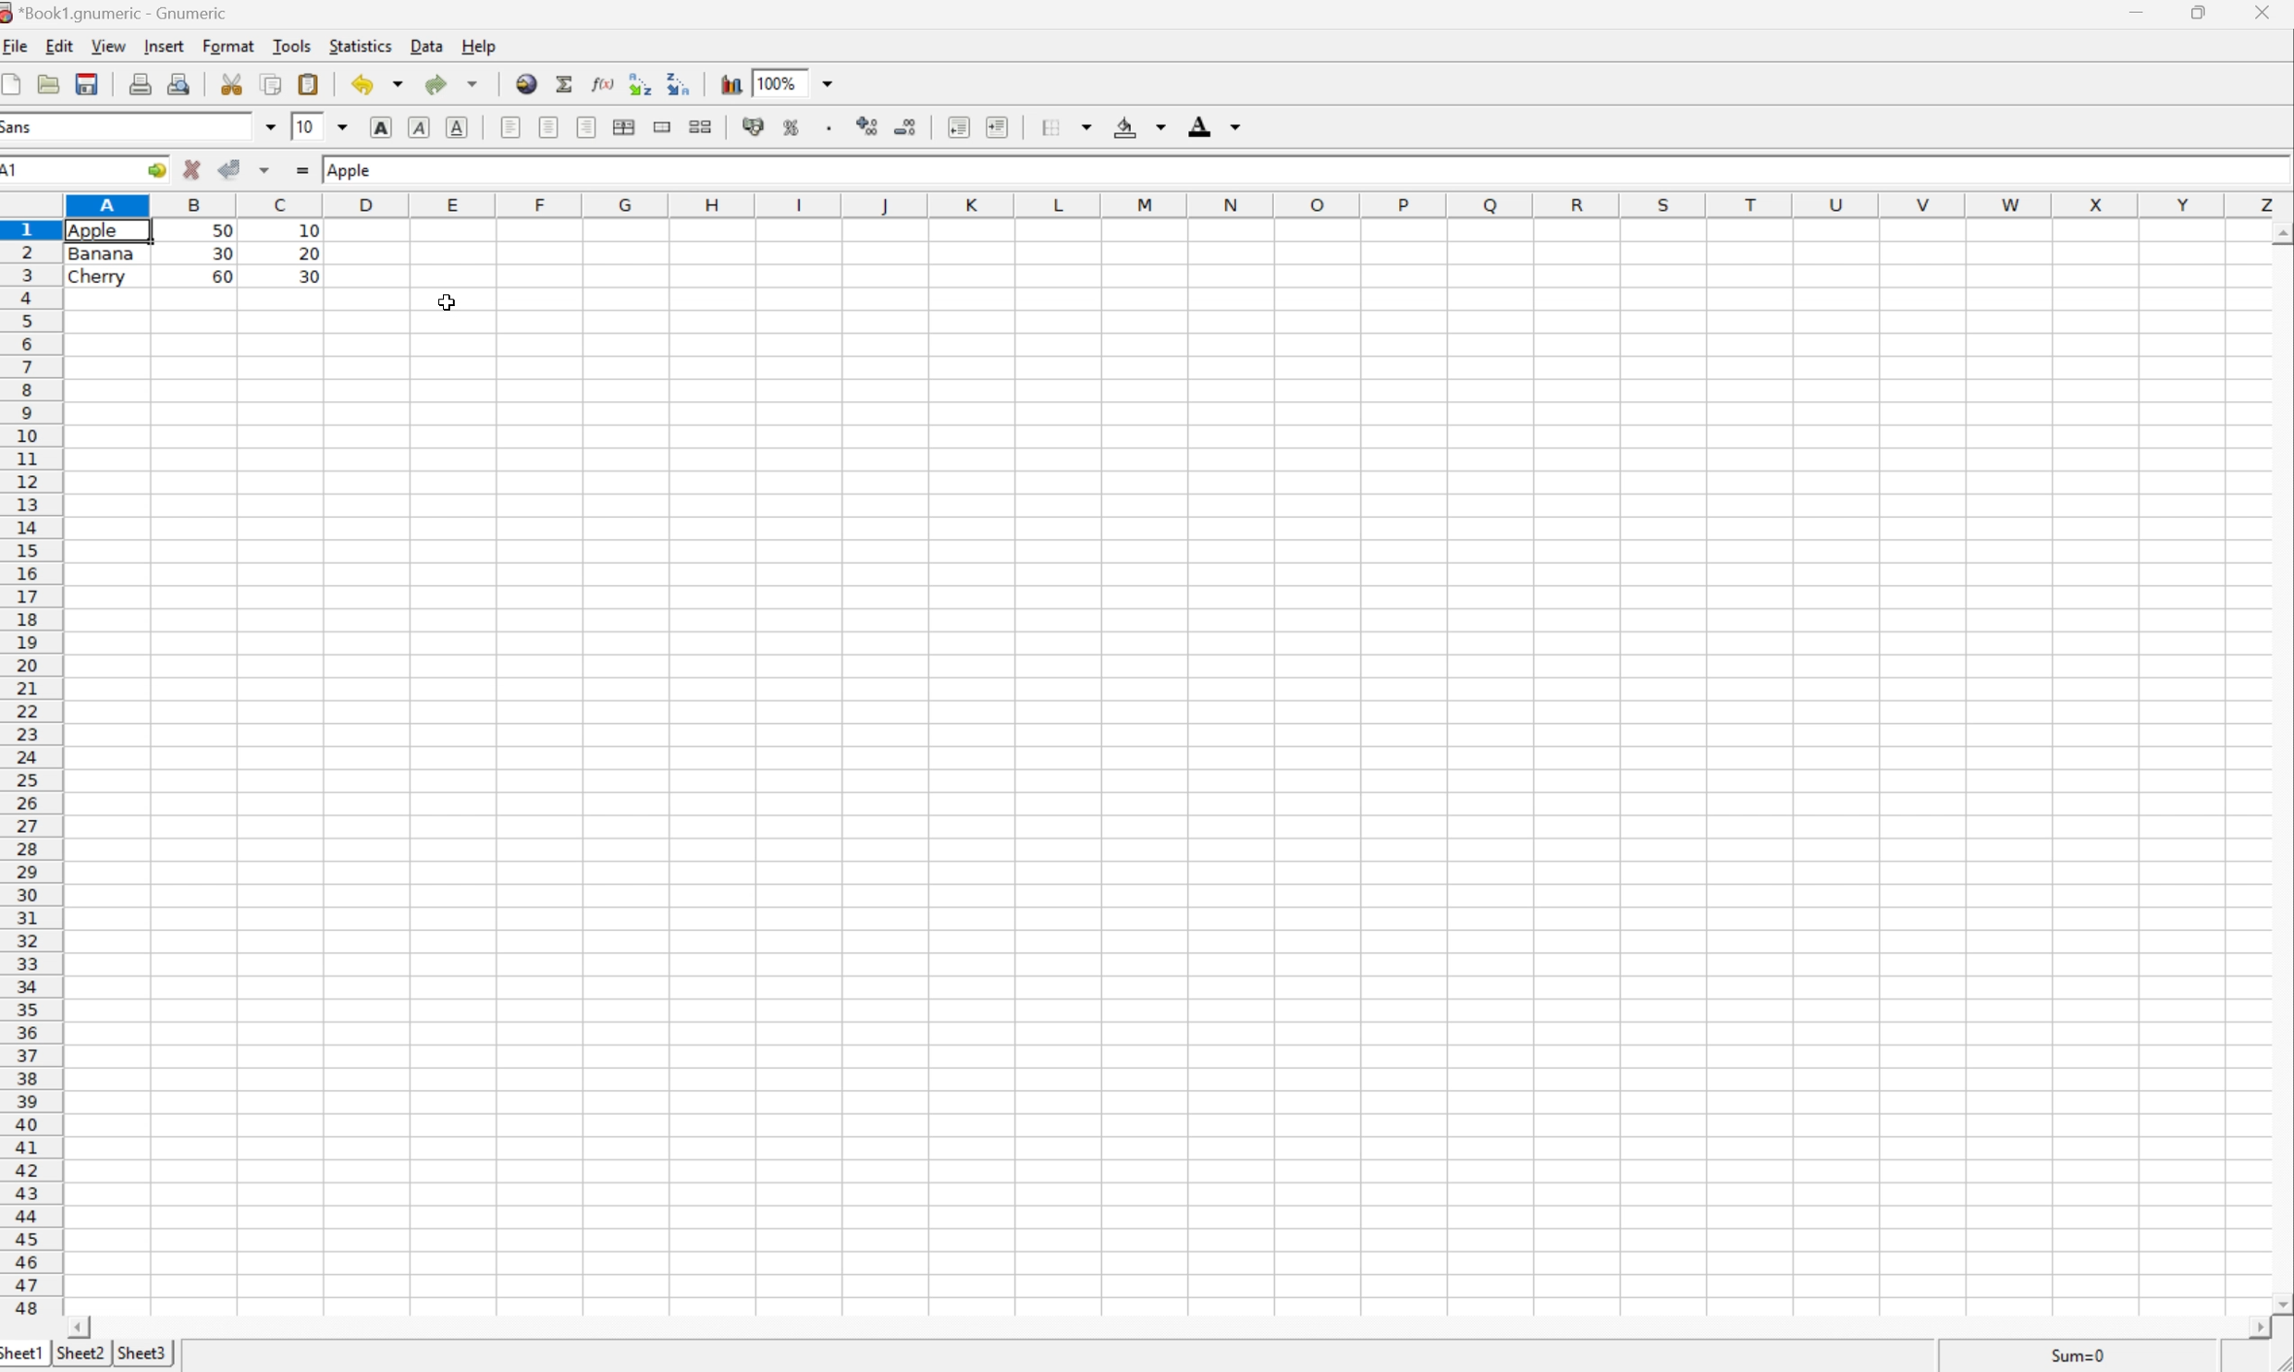 The height and width of the screenshot is (1372, 2294). I want to click on decrease indent, so click(958, 128).